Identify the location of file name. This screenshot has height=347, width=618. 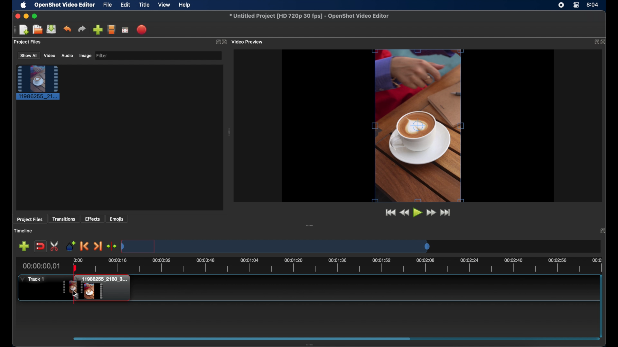
(309, 15).